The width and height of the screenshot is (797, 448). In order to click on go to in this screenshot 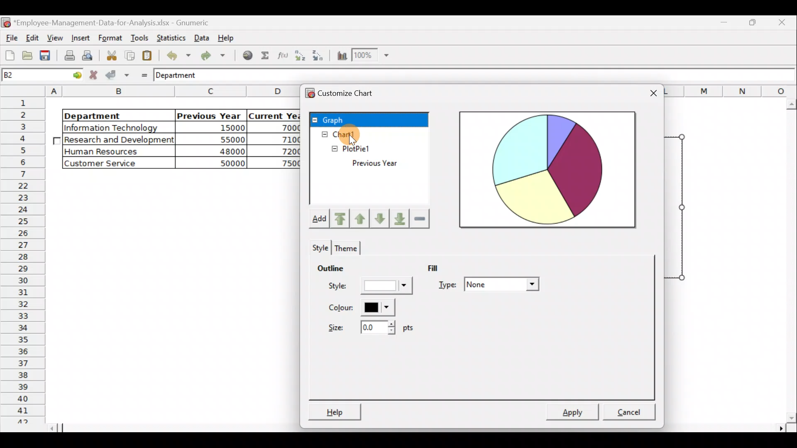, I will do `click(72, 76)`.